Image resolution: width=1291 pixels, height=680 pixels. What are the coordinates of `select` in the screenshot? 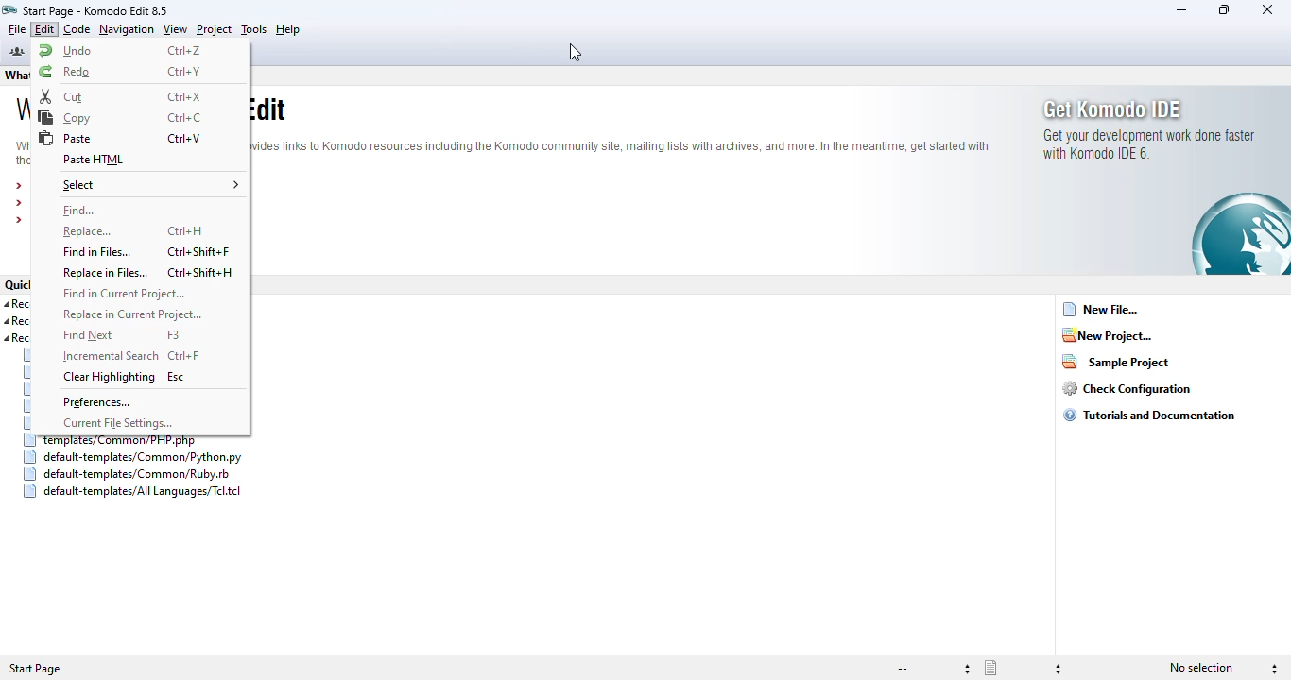 It's located at (151, 184).